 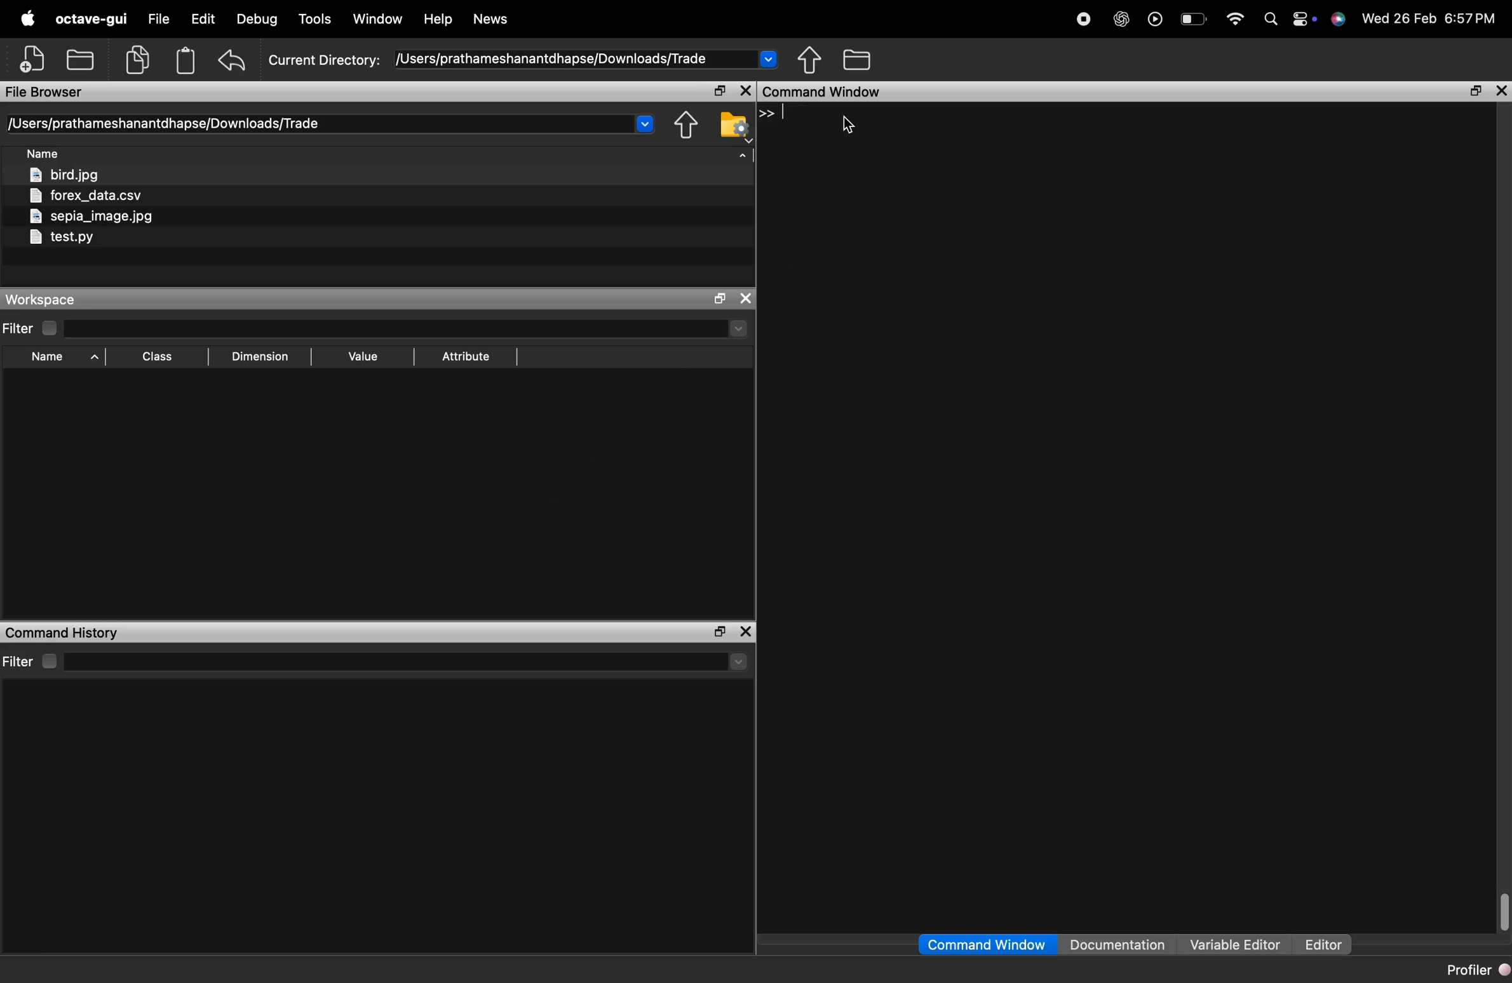 I want to click on directory, so click(x=332, y=124).